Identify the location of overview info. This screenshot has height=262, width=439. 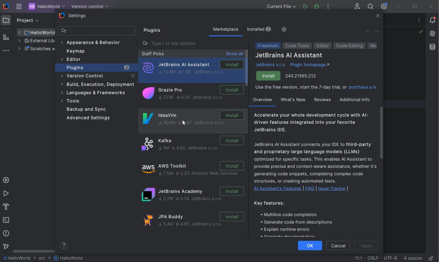
(314, 153).